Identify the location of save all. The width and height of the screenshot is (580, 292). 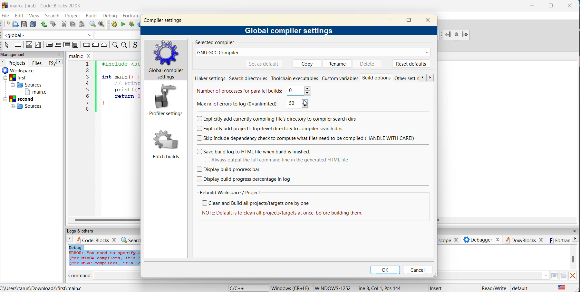
(34, 25).